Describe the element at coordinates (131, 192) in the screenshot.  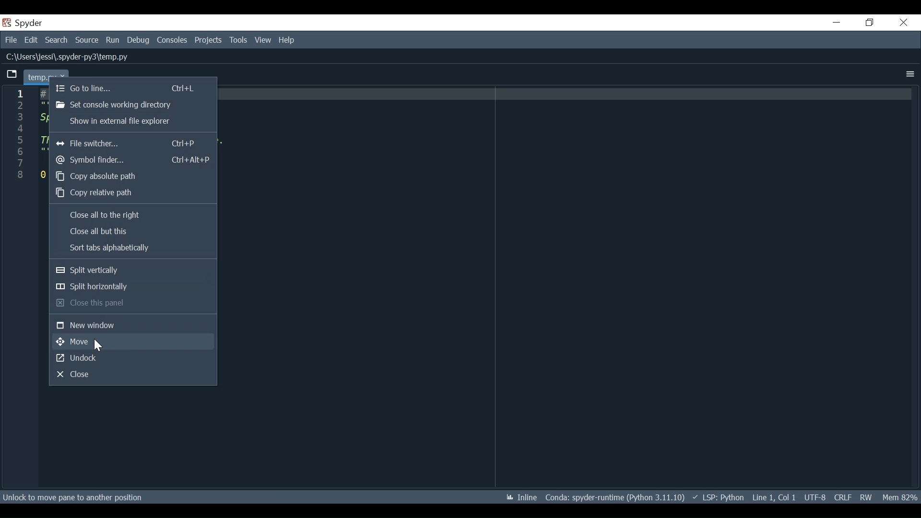
I see `Copy relevant path` at that location.